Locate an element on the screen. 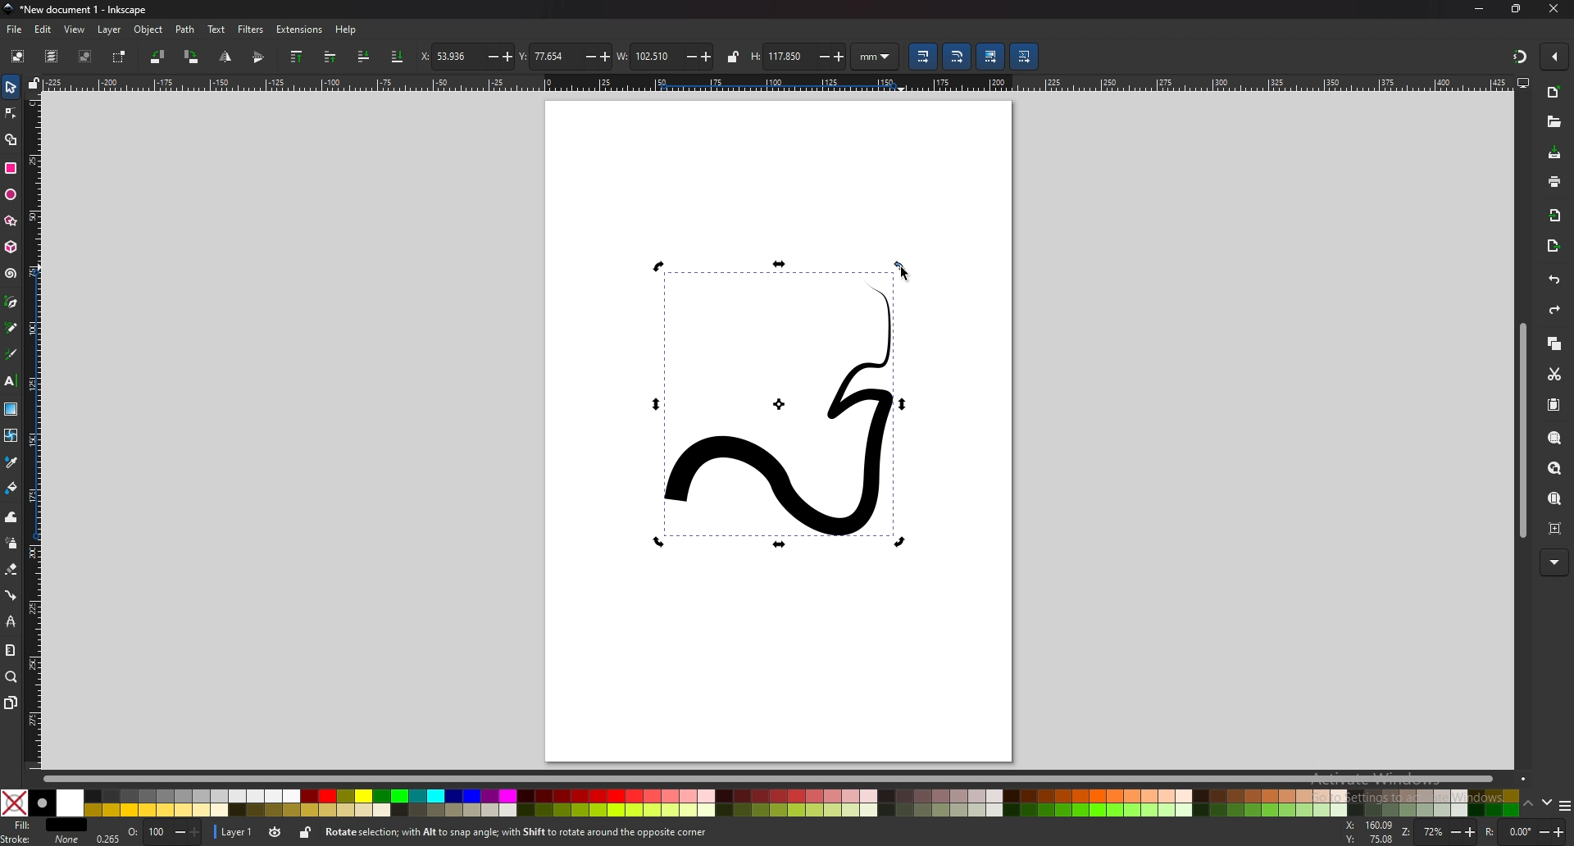 Image resolution: width=1574 pixels, height=846 pixels. cursor is located at coordinates (902, 271).